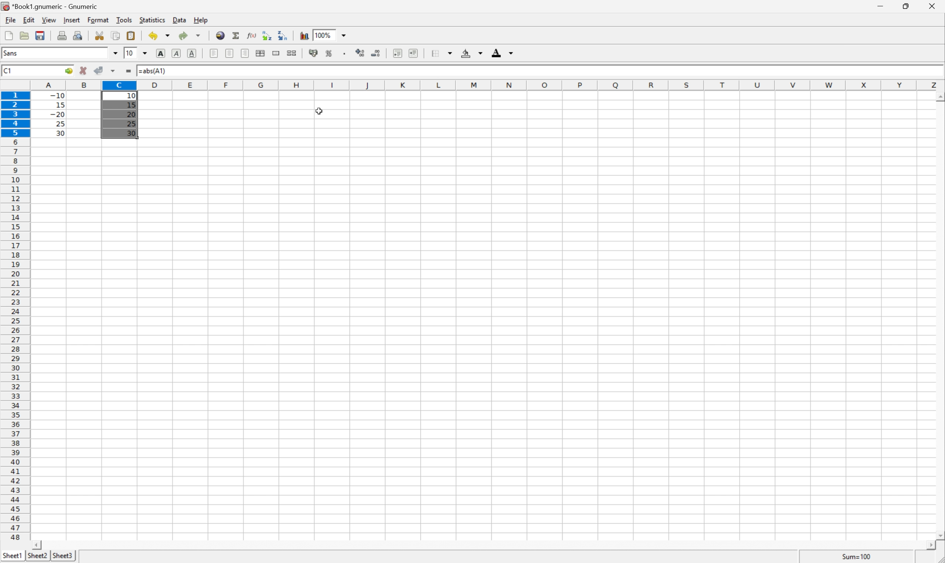  Describe the element at coordinates (857, 557) in the screenshot. I see `Sum =-10` at that location.